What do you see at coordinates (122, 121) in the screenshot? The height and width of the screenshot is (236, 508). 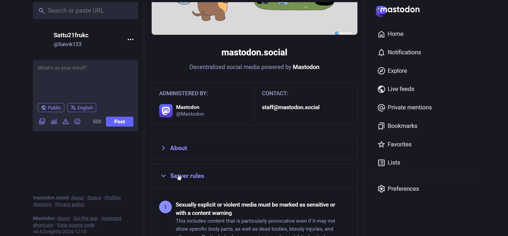 I see `post` at bounding box center [122, 121].